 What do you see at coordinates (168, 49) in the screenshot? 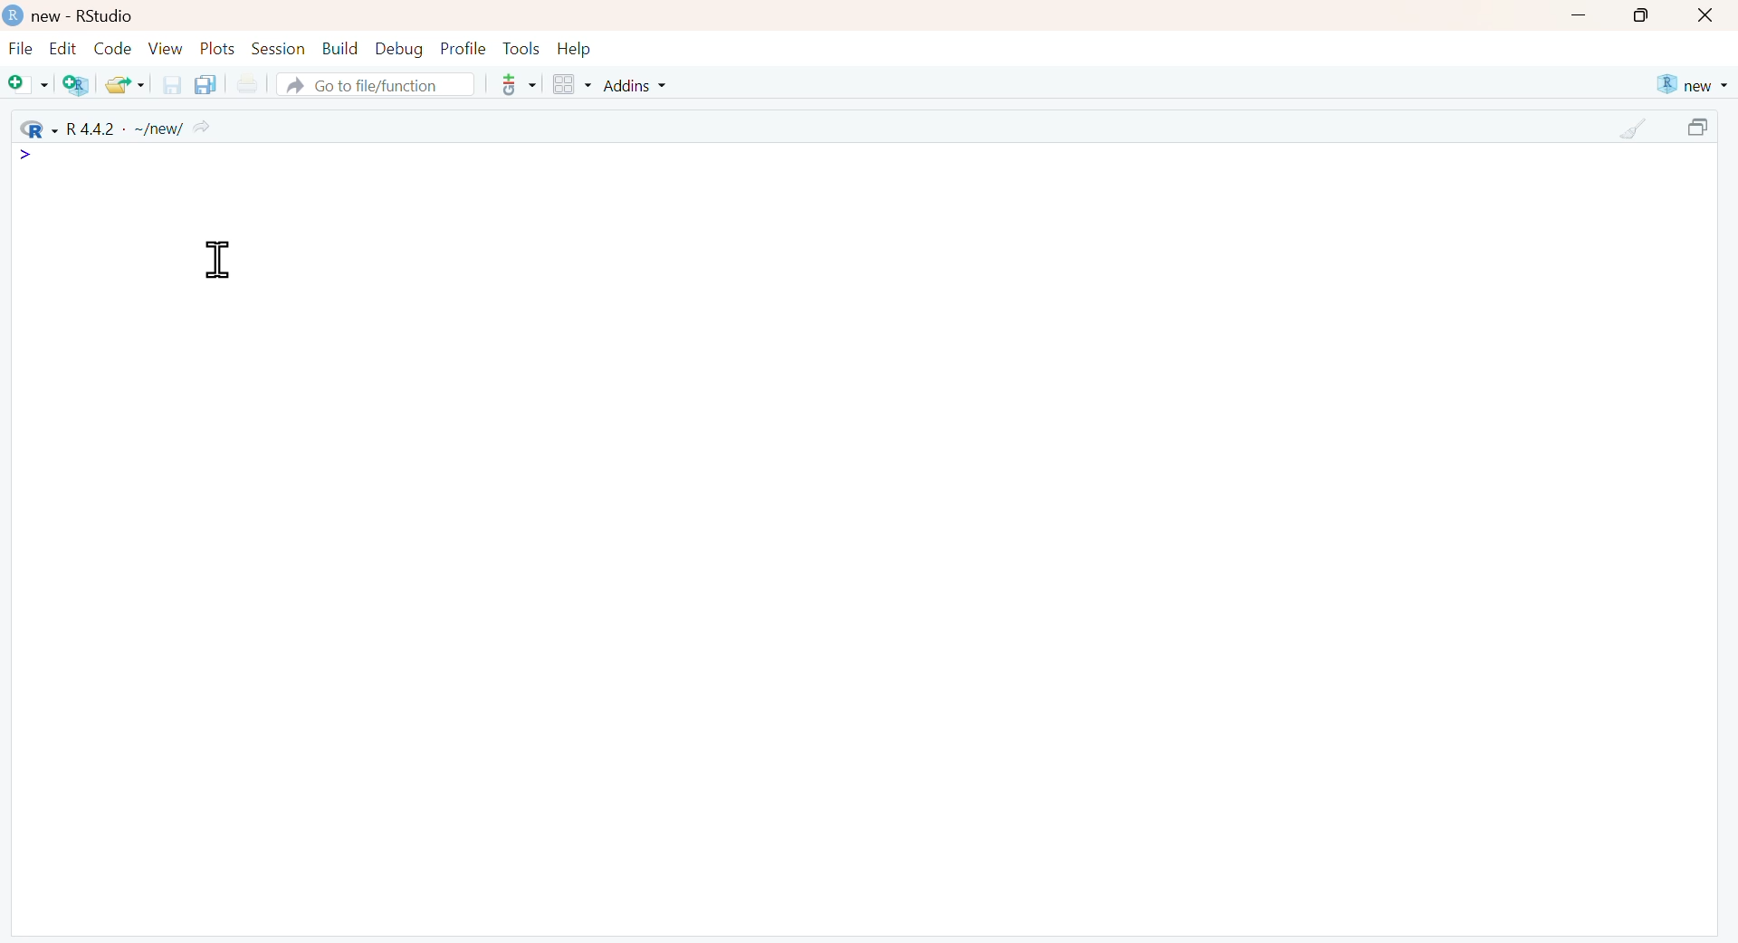
I see `View` at bounding box center [168, 49].